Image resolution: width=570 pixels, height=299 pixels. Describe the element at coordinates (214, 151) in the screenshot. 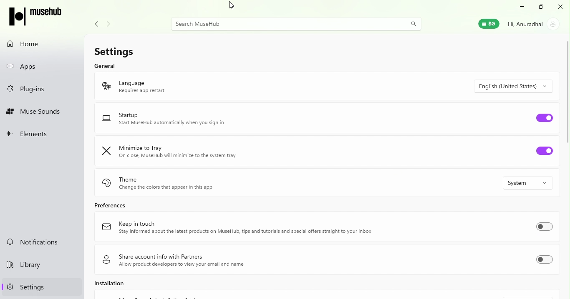

I see `Minimize to tray` at that location.